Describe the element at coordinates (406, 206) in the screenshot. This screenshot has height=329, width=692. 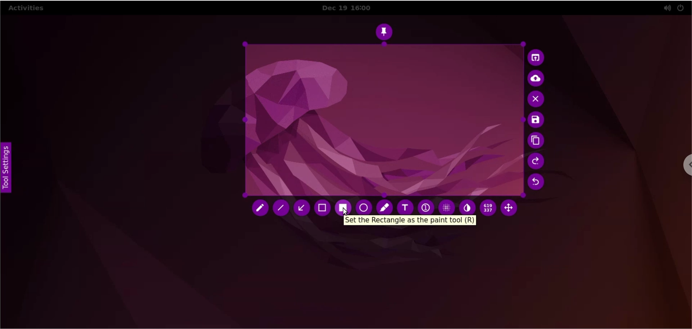
I see `text tool` at that location.